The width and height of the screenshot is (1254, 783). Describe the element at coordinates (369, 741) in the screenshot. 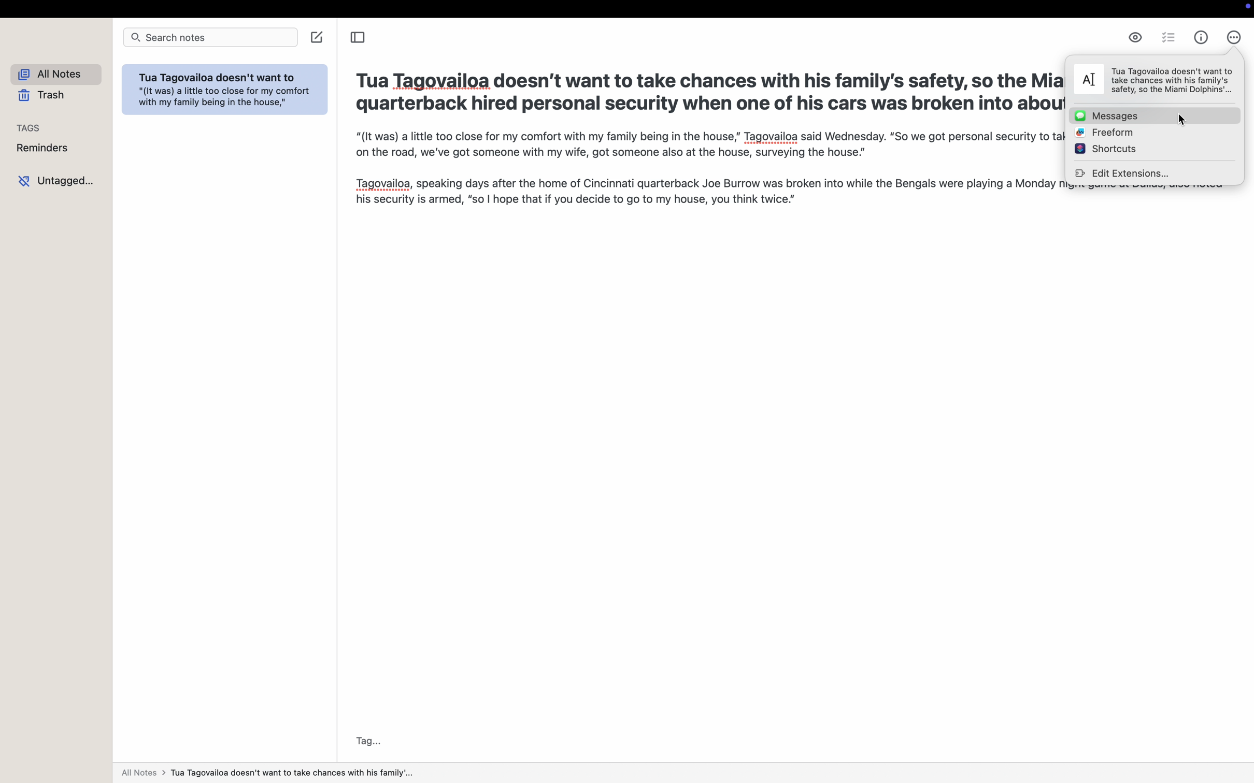

I see `tag` at that location.